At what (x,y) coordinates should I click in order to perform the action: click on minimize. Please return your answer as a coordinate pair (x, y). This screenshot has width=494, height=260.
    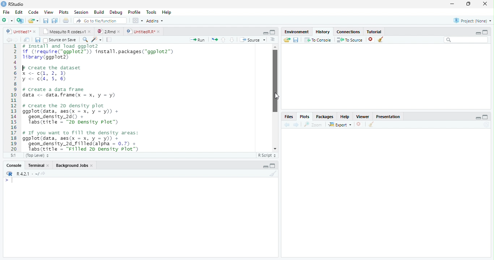
    Looking at the image, I should click on (478, 118).